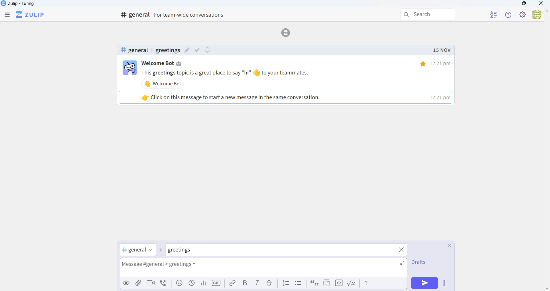 This screenshot has height=291, width=550. What do you see at coordinates (166, 63) in the screenshot?
I see `bot name` at bounding box center [166, 63].